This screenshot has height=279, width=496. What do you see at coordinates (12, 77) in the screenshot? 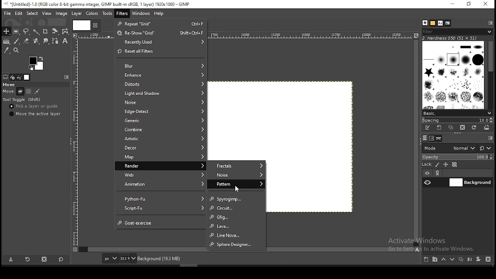
I see `device status` at bounding box center [12, 77].